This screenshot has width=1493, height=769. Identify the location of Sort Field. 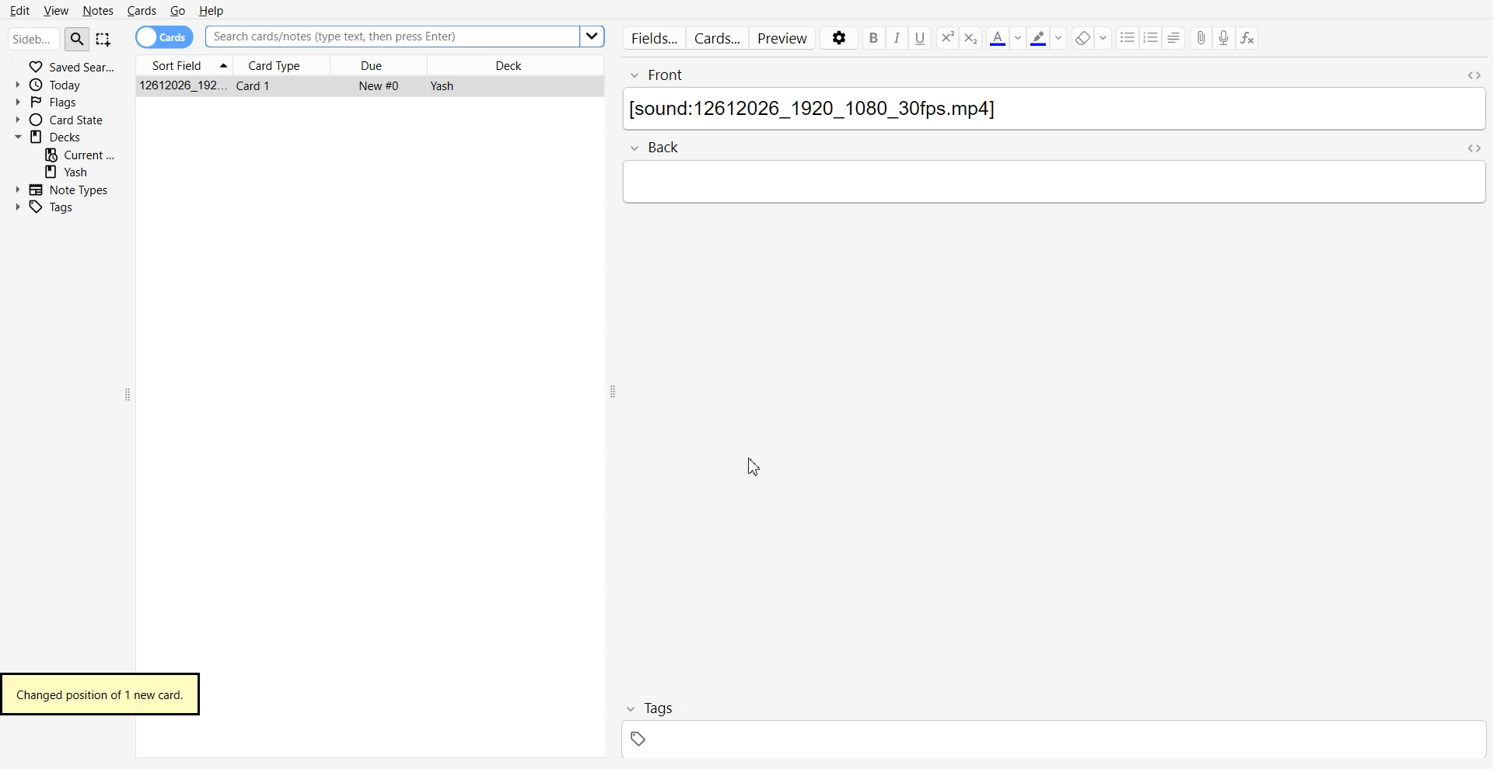
(184, 64).